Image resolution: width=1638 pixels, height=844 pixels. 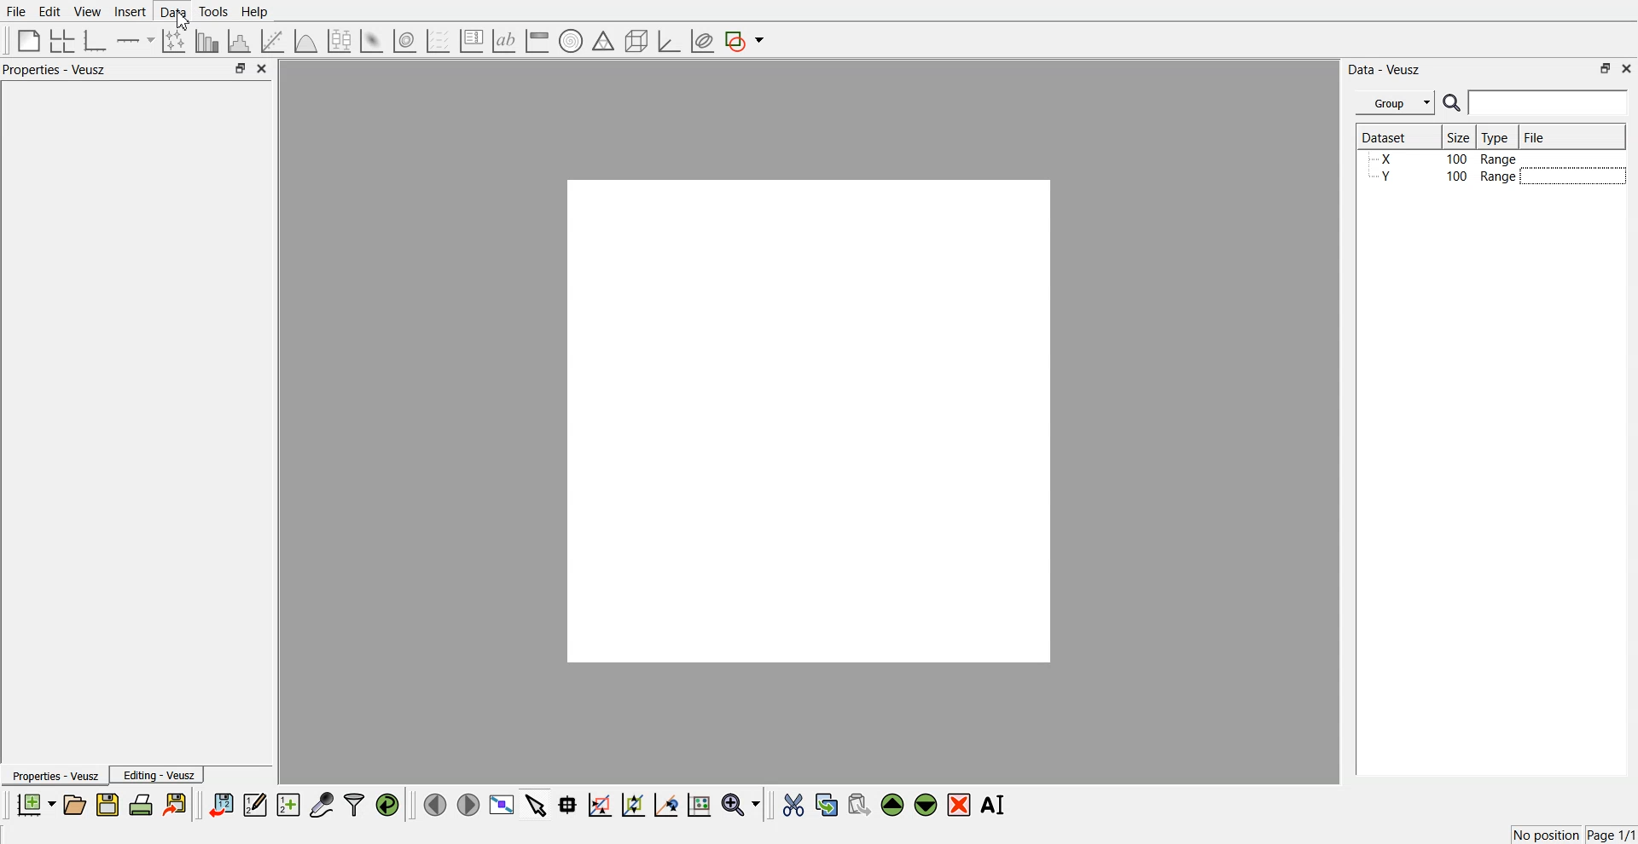 I want to click on 3D Volume, so click(x=404, y=41).